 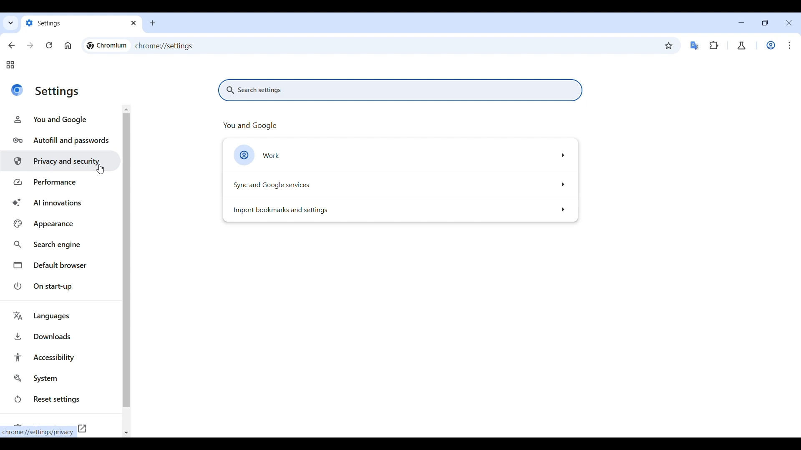 I want to click on Google translator extension, so click(x=695, y=46).